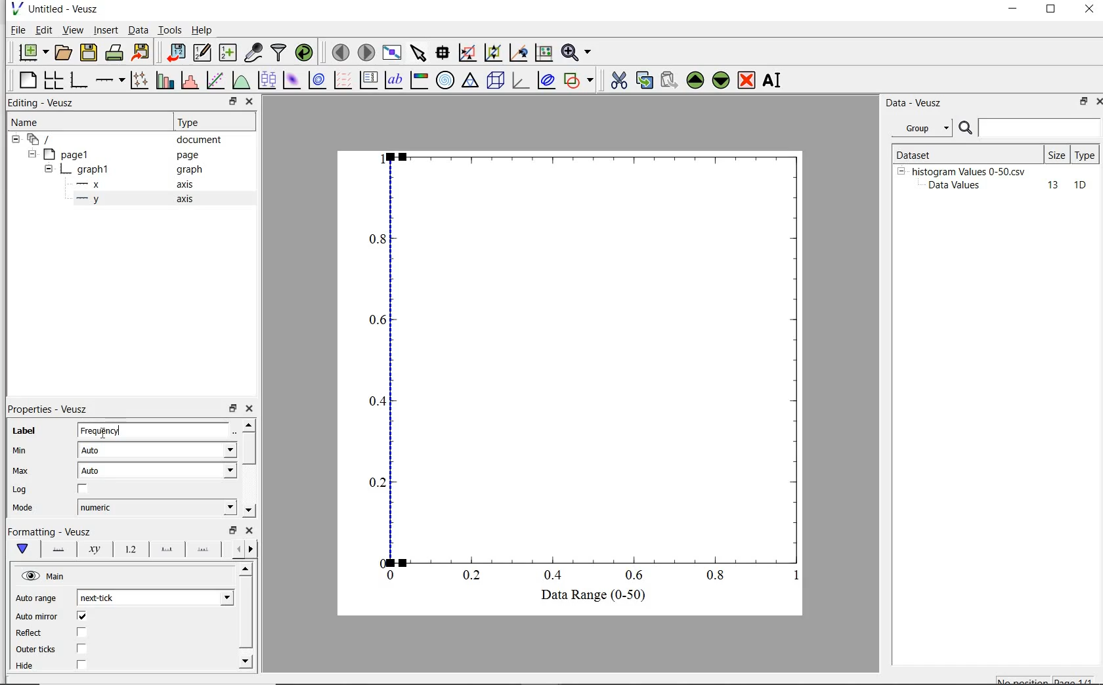 This screenshot has width=1103, height=685. I want to click on move up, so click(248, 425).